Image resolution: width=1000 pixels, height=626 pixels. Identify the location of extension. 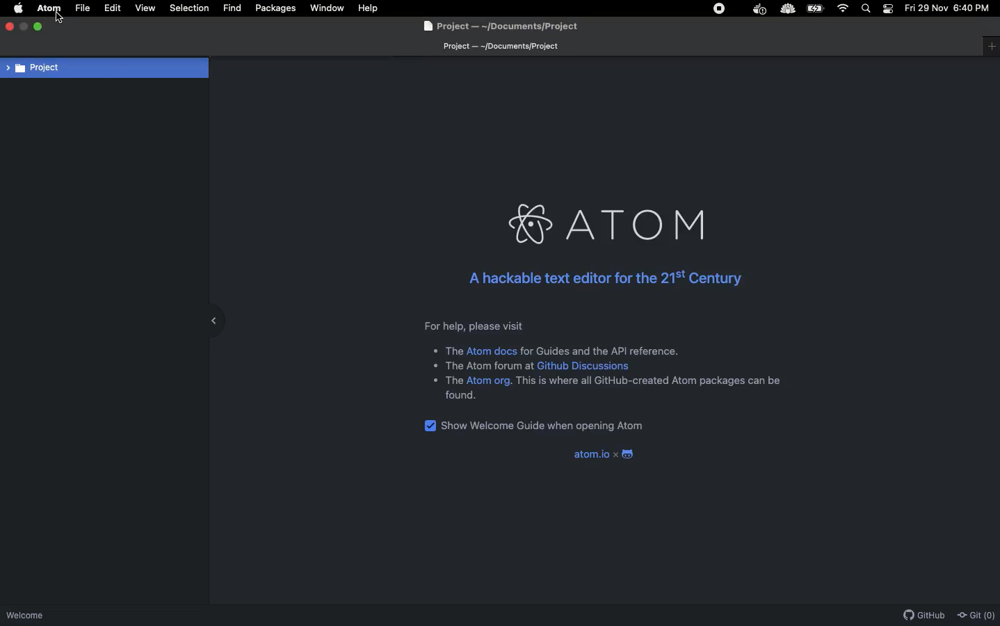
(787, 10).